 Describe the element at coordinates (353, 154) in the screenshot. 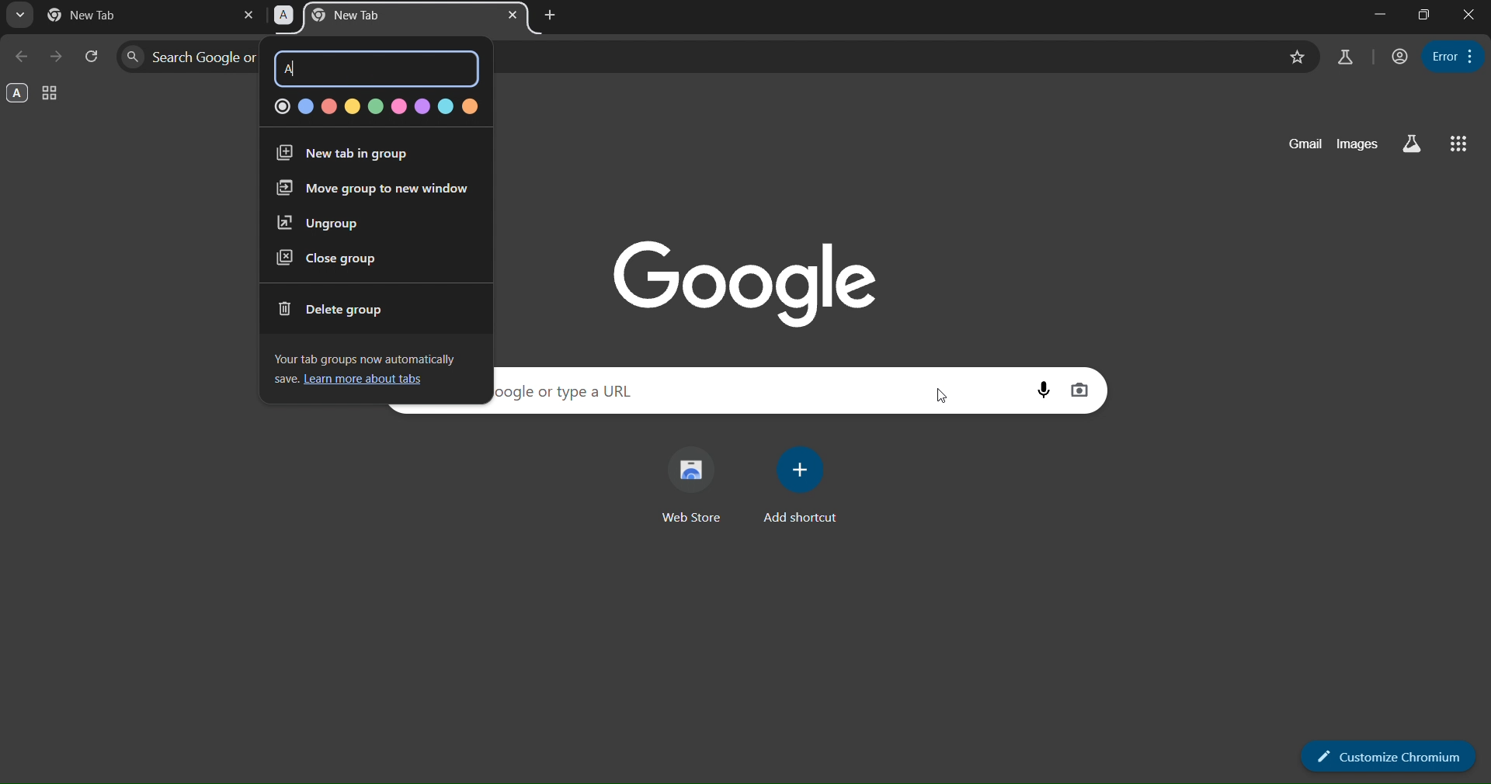

I see `new tab in group` at that location.